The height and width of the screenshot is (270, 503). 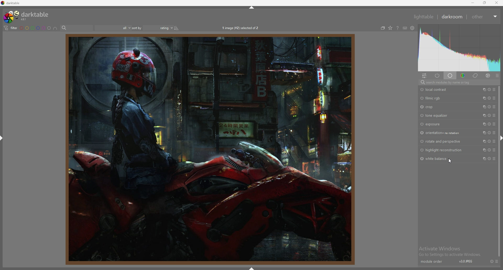 What do you see at coordinates (489, 98) in the screenshot?
I see `reset` at bounding box center [489, 98].